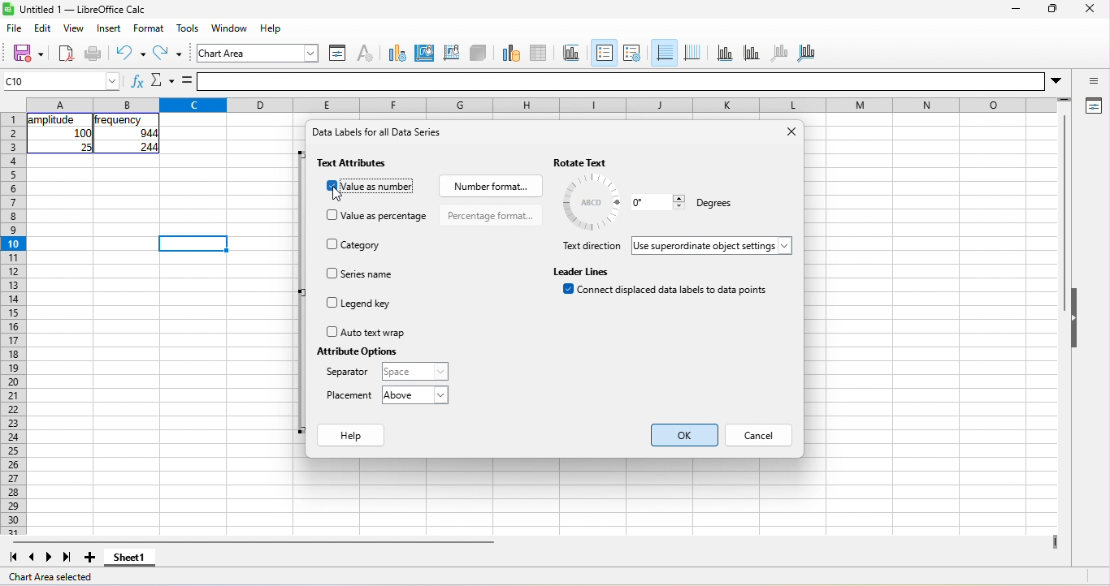  What do you see at coordinates (11, 556) in the screenshot?
I see `first sheet` at bounding box center [11, 556].